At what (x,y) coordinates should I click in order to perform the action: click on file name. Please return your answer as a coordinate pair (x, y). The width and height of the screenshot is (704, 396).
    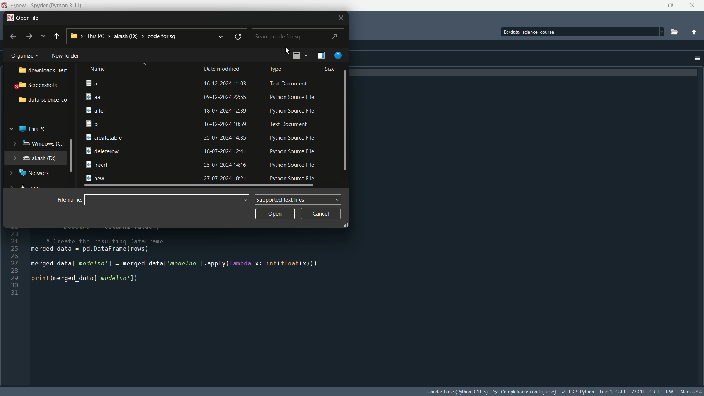
    Looking at the image, I should click on (69, 200).